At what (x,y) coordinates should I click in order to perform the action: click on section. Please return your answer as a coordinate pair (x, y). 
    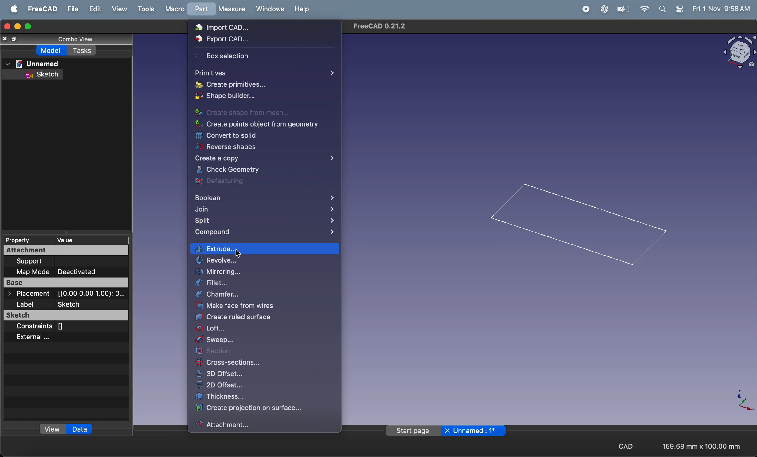
    Looking at the image, I should click on (269, 352).